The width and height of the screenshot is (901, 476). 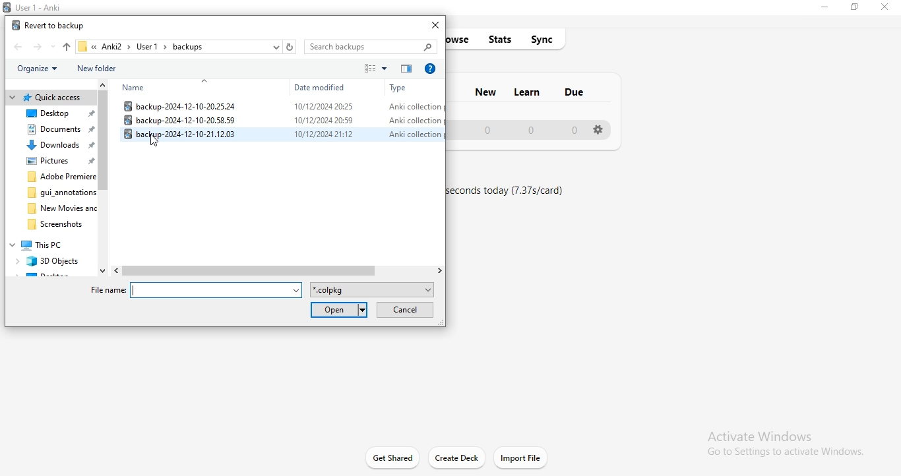 I want to click on close, so click(x=436, y=25).